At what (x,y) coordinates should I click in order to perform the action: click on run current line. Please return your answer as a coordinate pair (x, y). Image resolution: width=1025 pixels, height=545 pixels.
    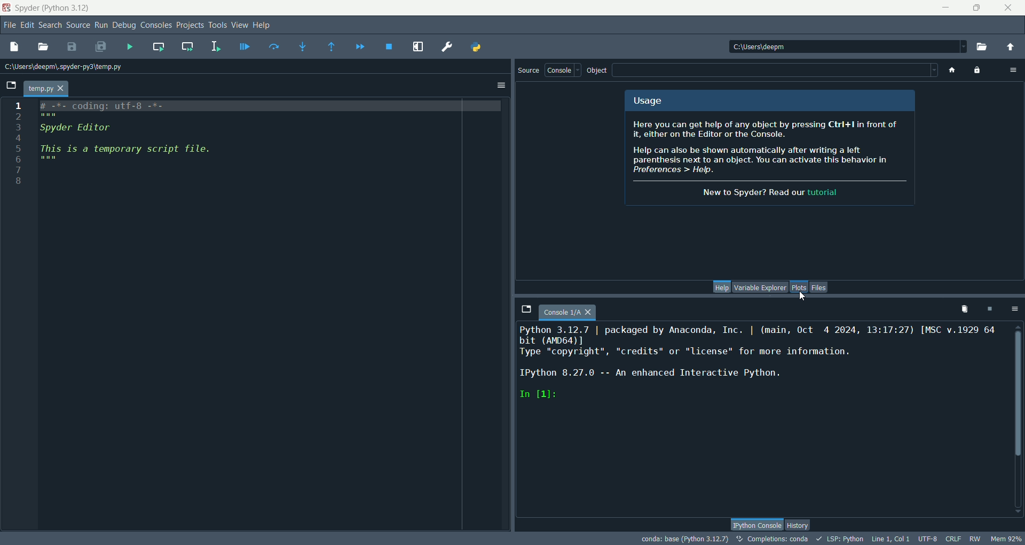
    Looking at the image, I should click on (273, 46).